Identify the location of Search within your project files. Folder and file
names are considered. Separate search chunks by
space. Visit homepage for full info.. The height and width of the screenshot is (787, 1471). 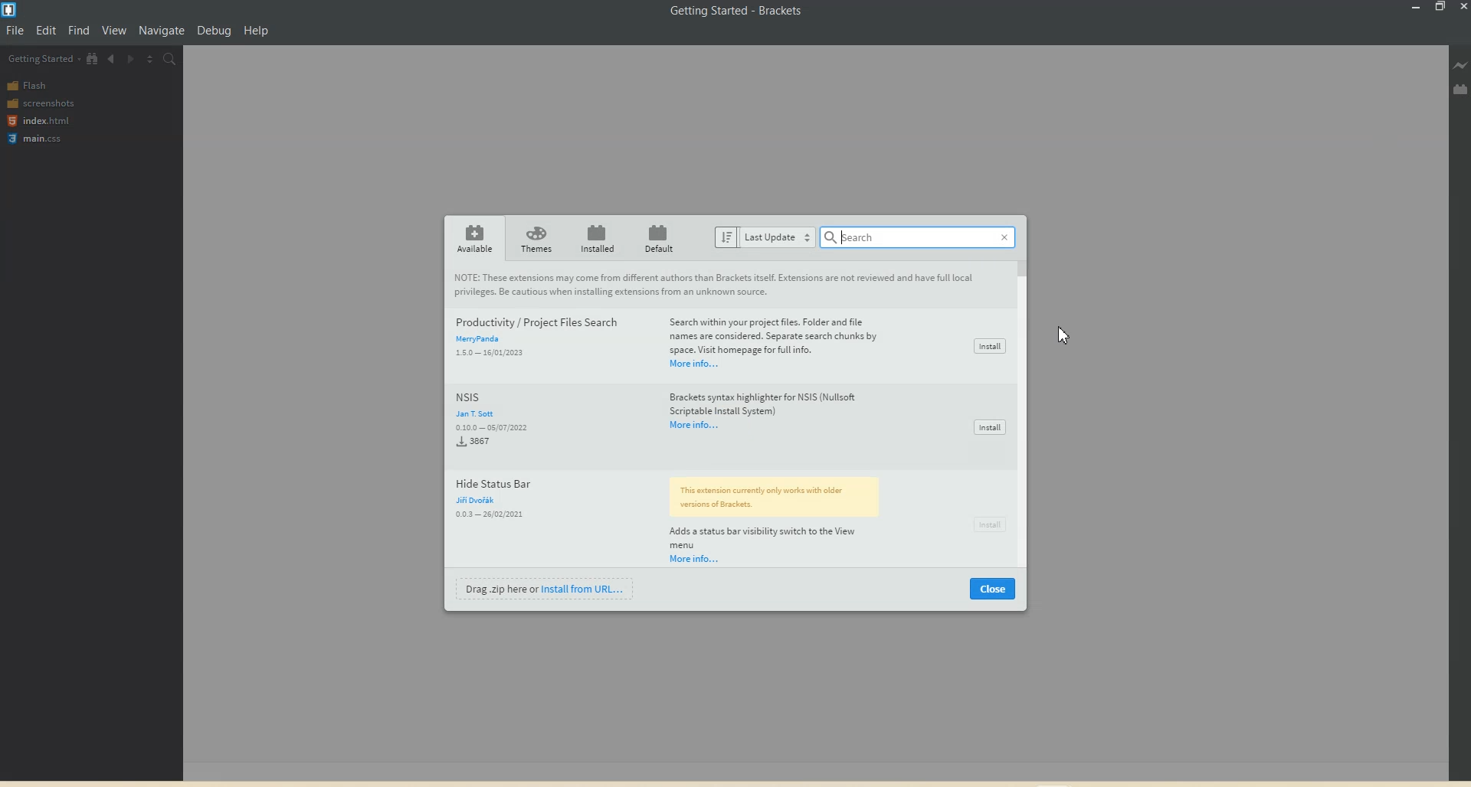
(776, 335).